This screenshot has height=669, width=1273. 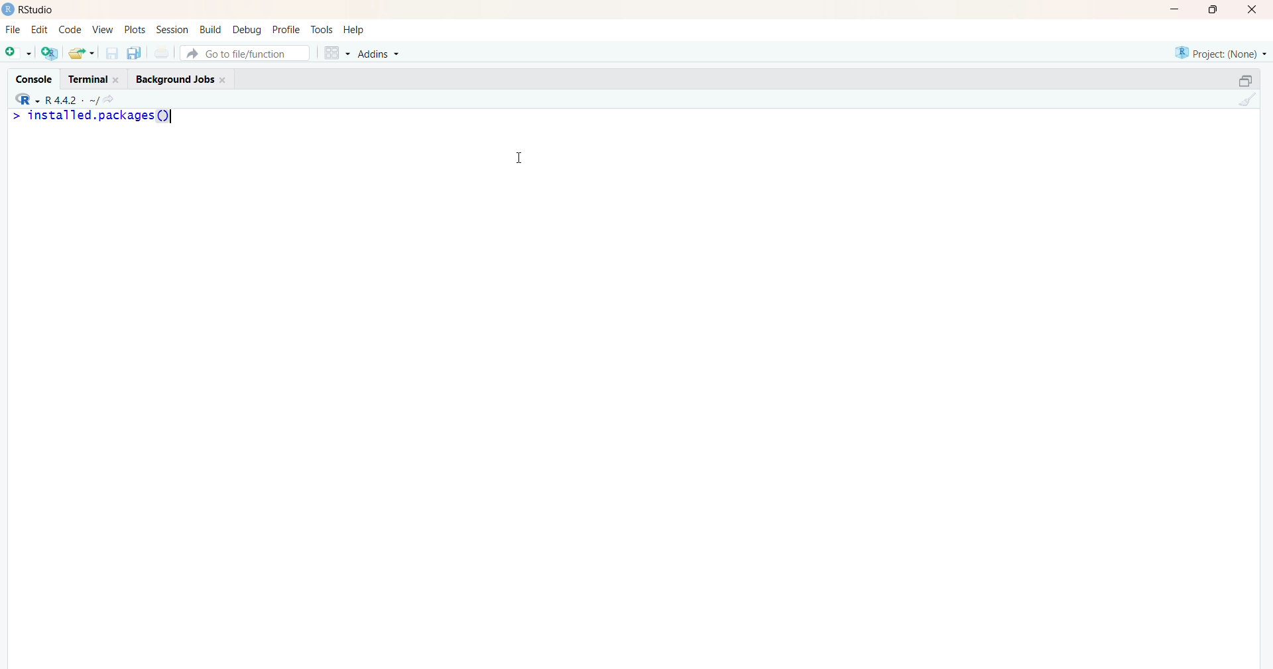 What do you see at coordinates (82, 52) in the screenshot?
I see `open an existing file` at bounding box center [82, 52].